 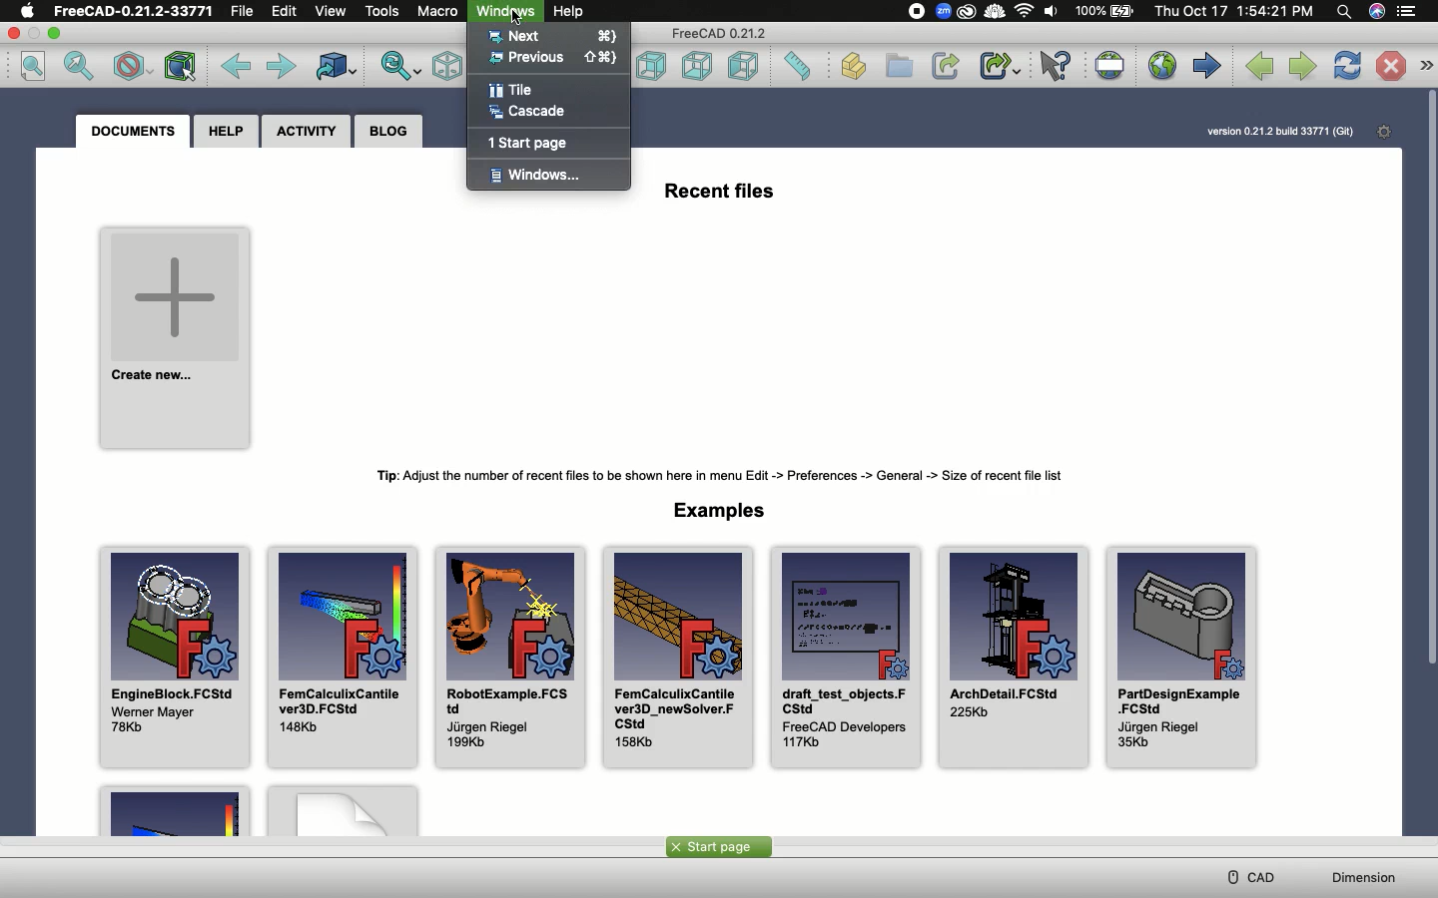 What do you see at coordinates (721, 475) in the screenshot?
I see `Tip` at bounding box center [721, 475].